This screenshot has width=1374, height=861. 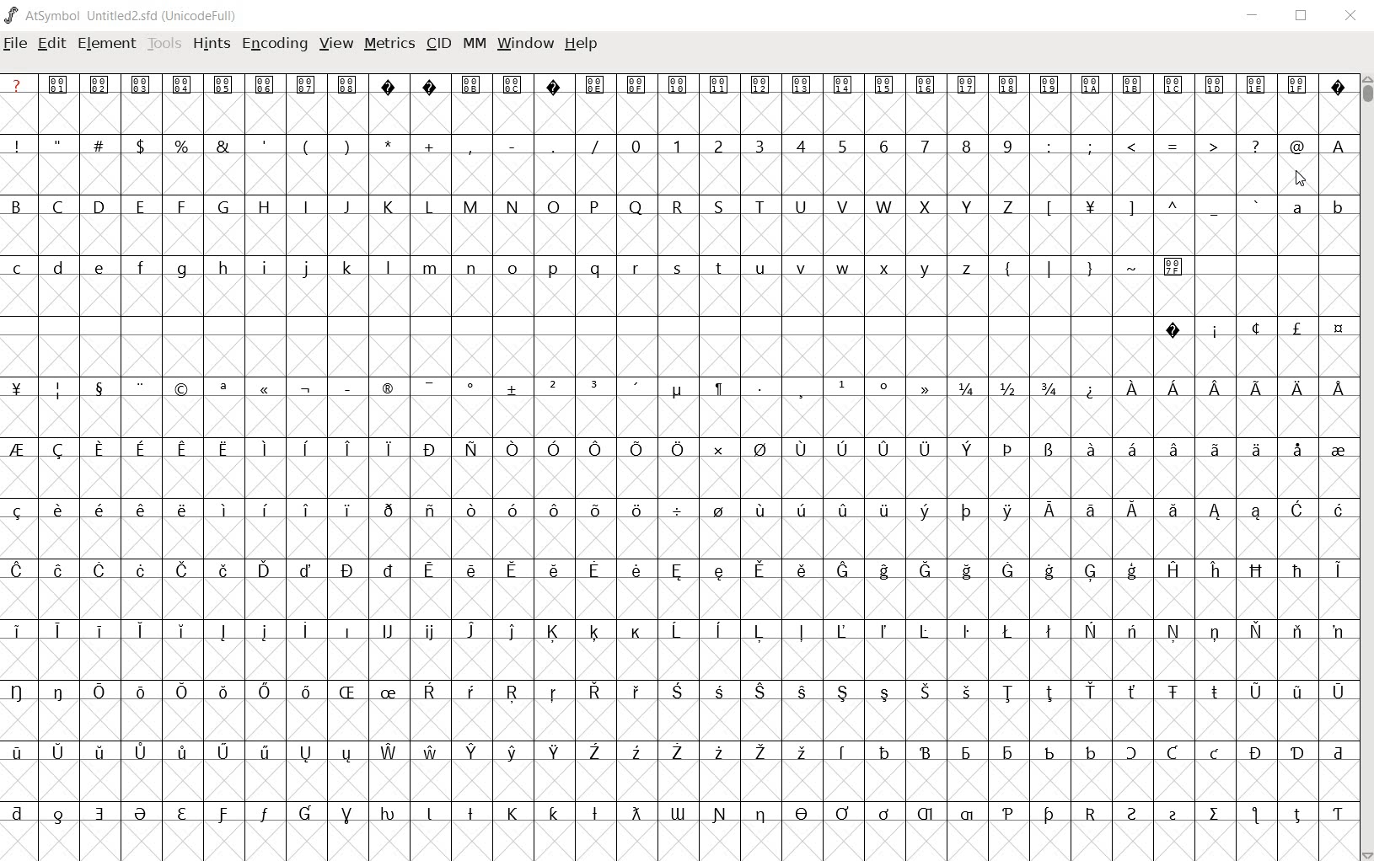 What do you see at coordinates (1304, 19) in the screenshot?
I see `RESTORE DOWN` at bounding box center [1304, 19].